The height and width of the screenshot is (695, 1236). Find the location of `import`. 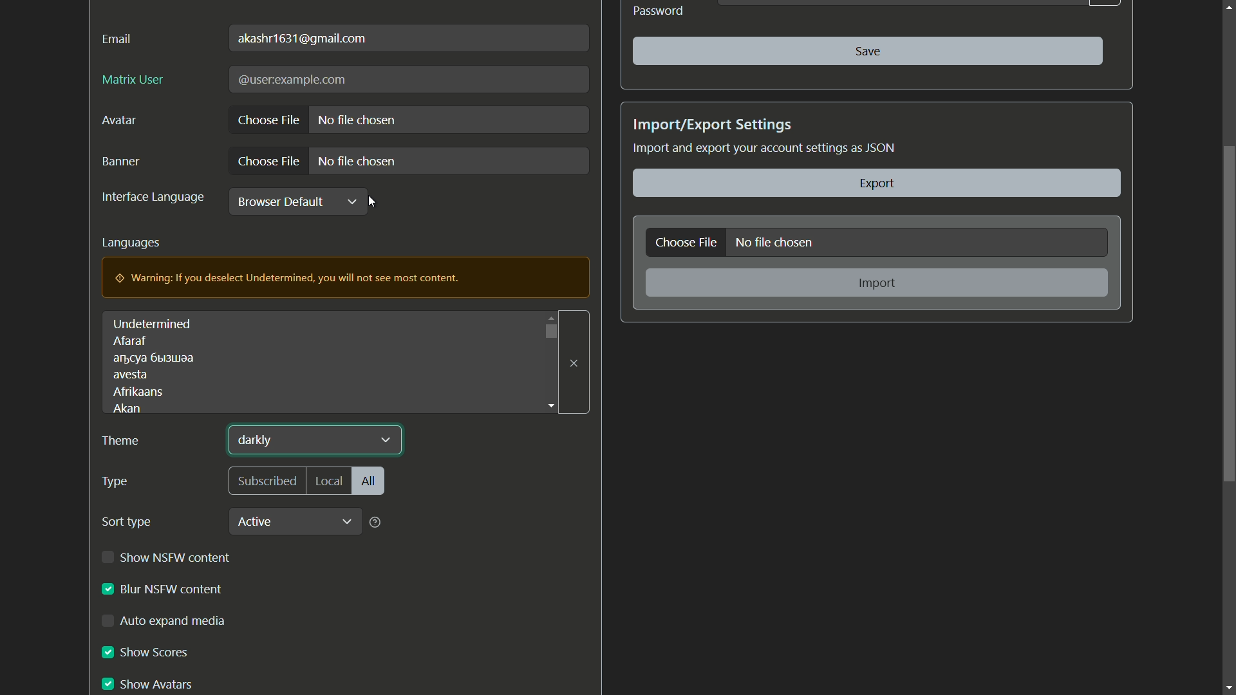

import is located at coordinates (875, 284).